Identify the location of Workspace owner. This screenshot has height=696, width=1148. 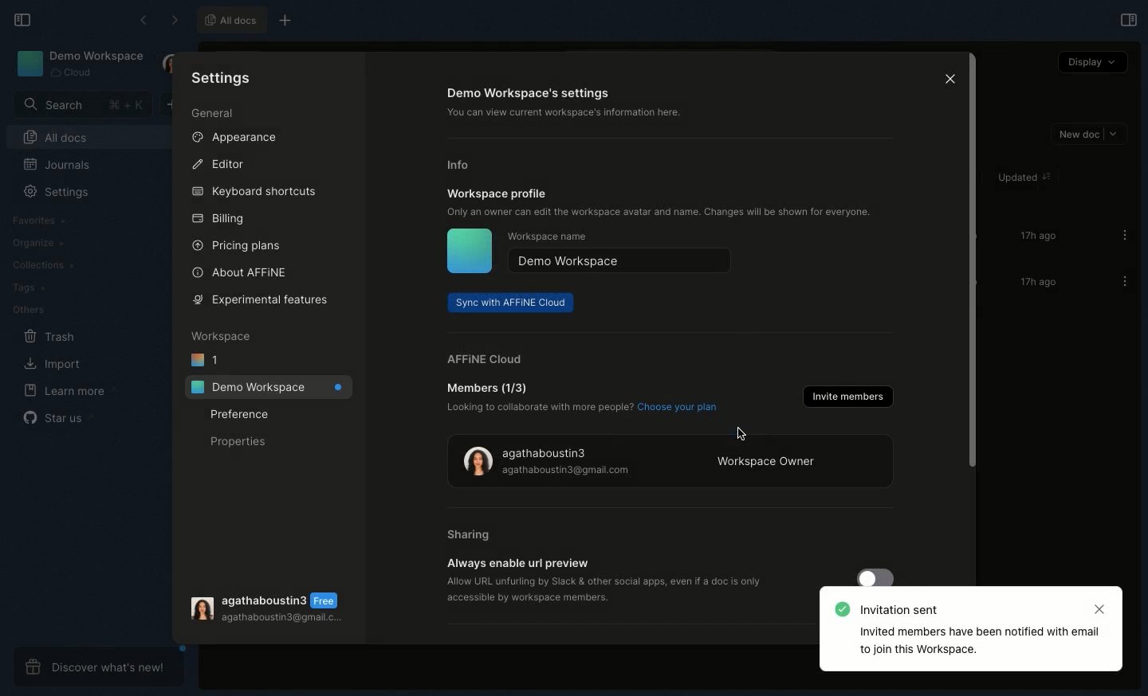
(667, 461).